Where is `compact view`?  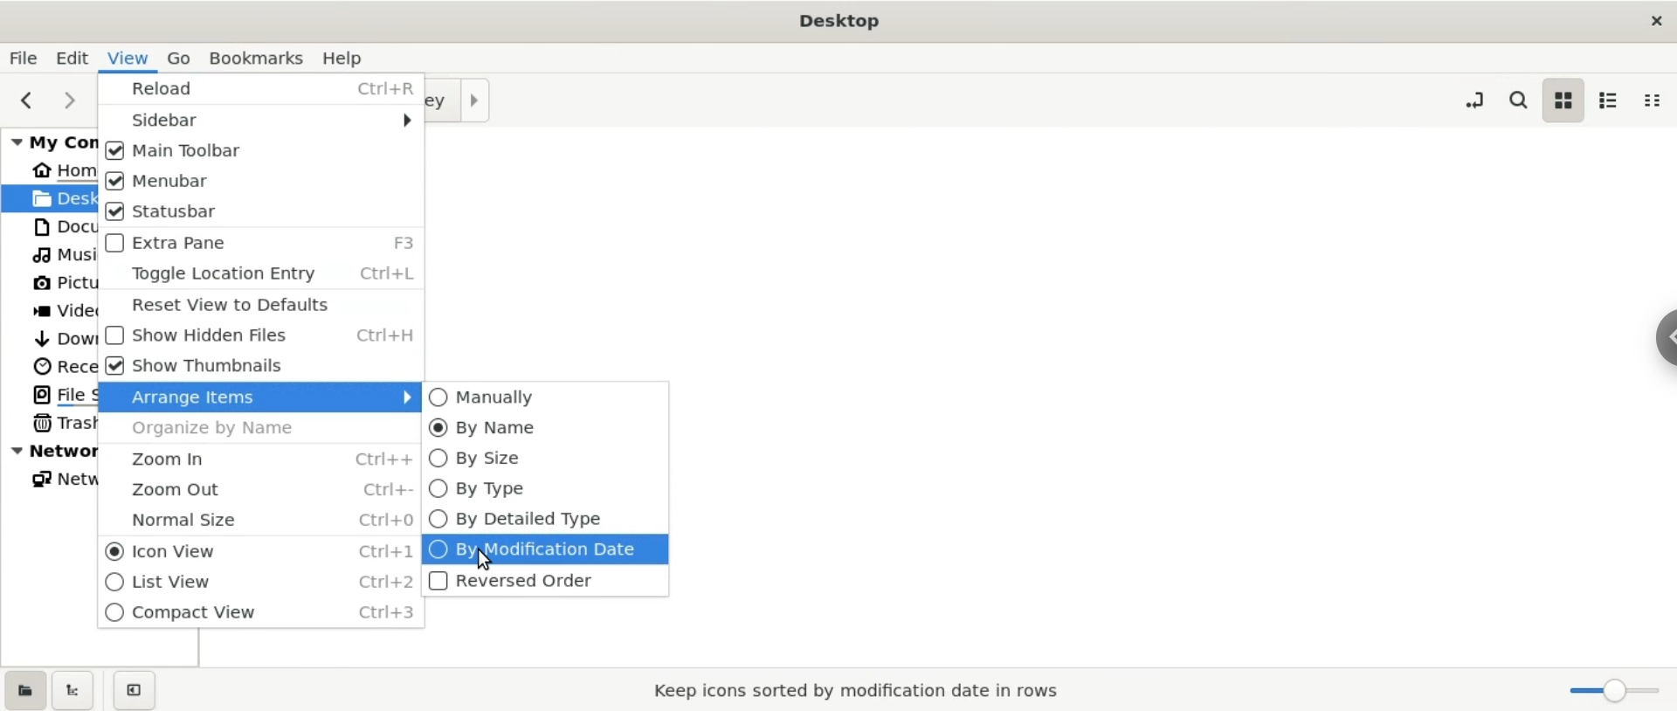
compact view is located at coordinates (259, 615).